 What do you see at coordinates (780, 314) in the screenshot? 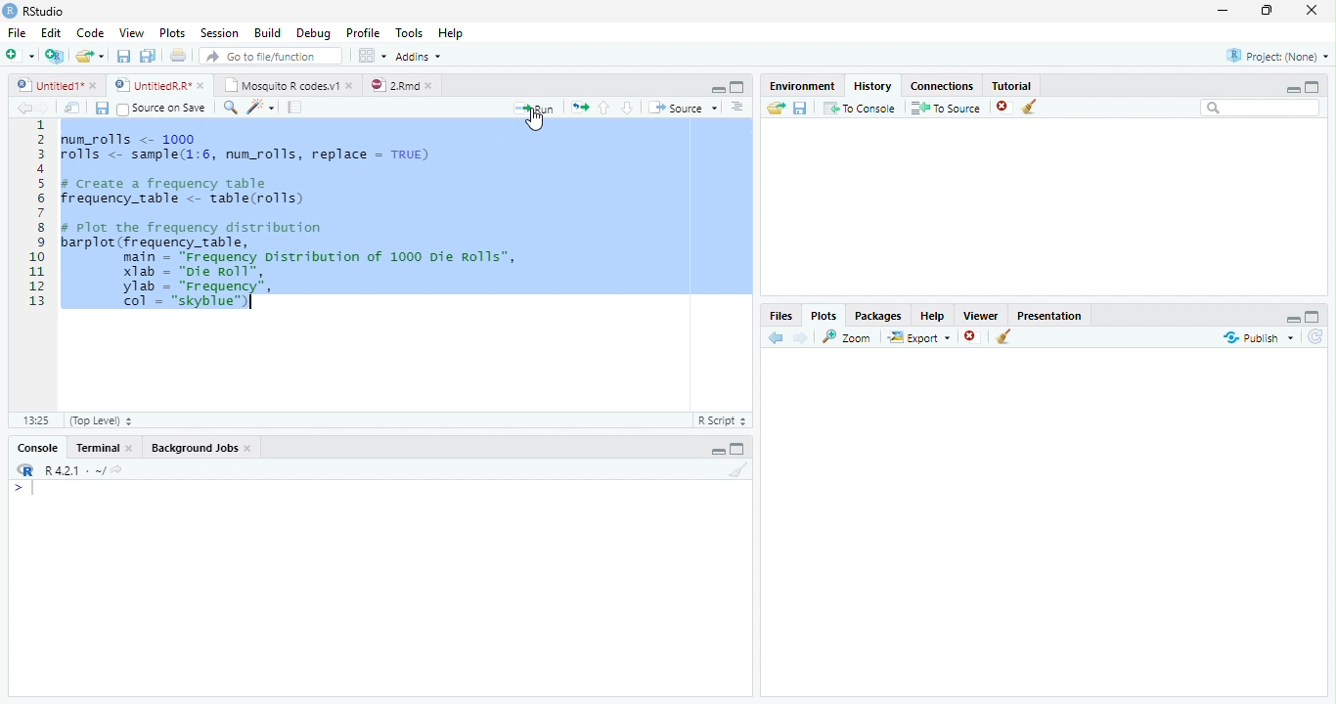
I see `Files` at bounding box center [780, 314].